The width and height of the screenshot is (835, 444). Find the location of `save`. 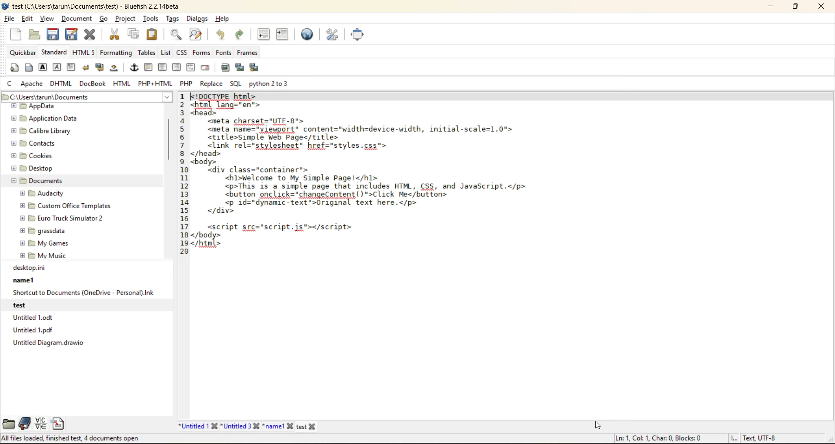

save is located at coordinates (53, 34).